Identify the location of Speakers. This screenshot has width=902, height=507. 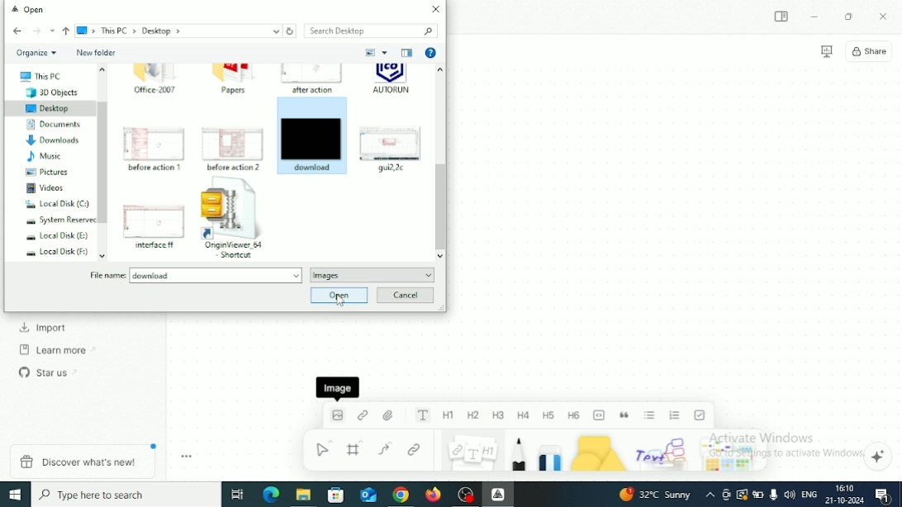
(789, 495).